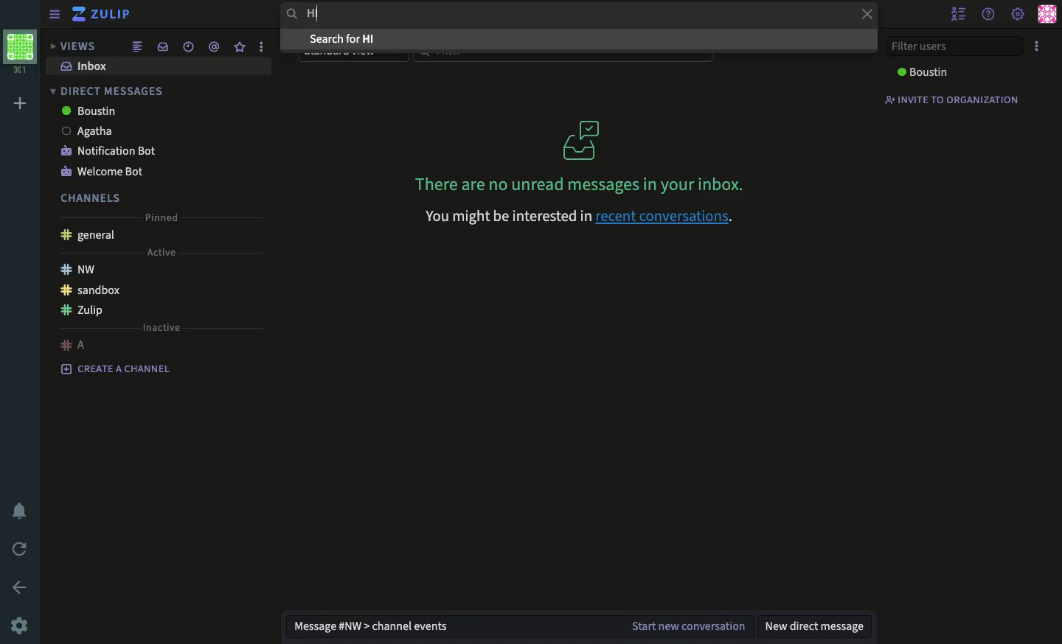 The image size is (1062, 644). I want to click on add workspace, so click(21, 101).